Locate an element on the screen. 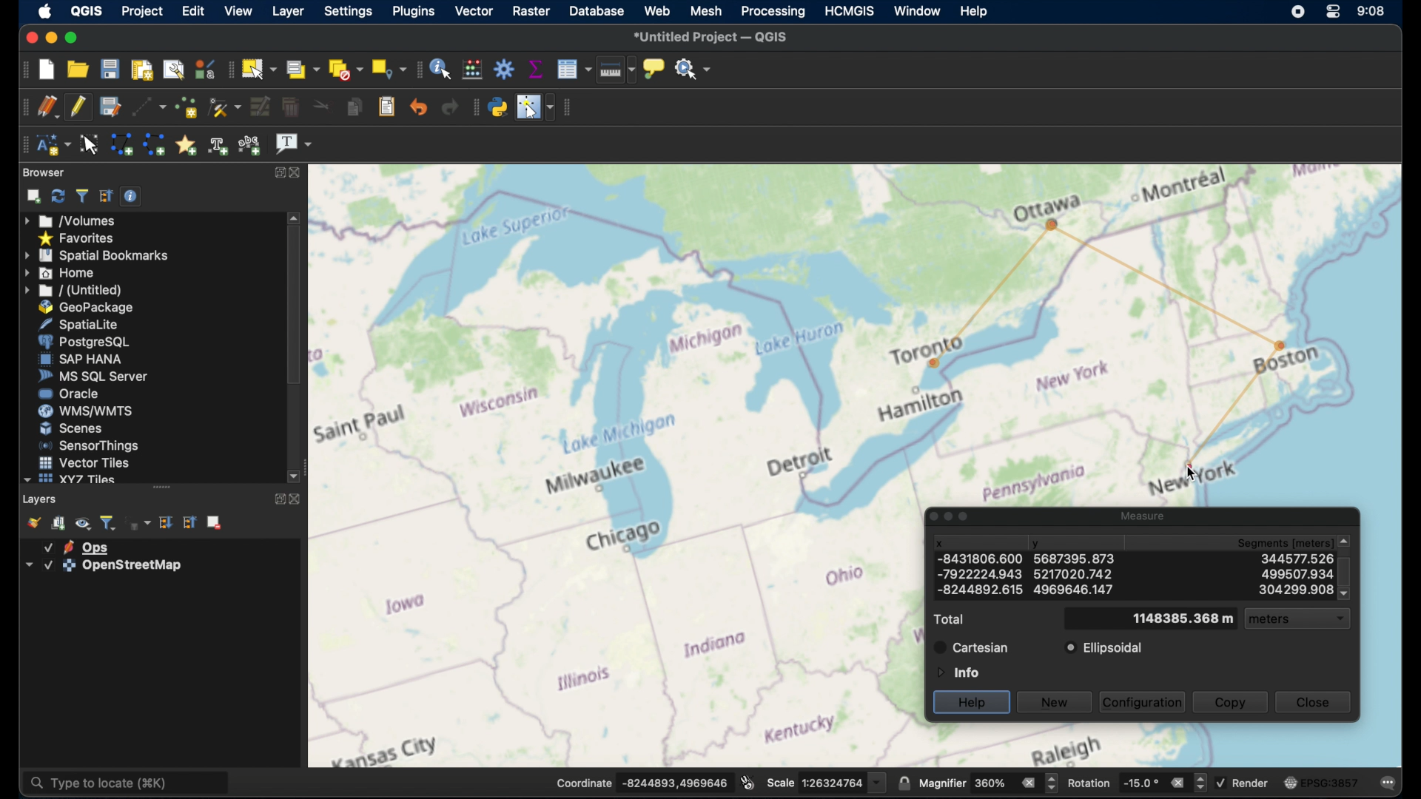  vector toolbar is located at coordinates (570, 108).